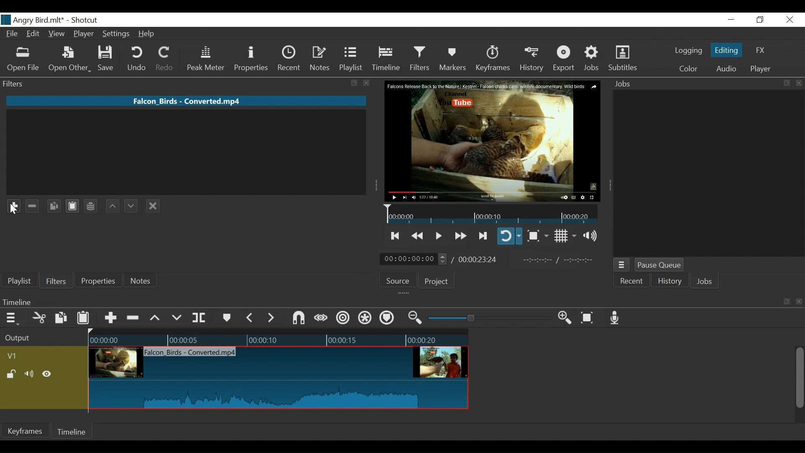 The image size is (805, 453). What do you see at coordinates (344, 319) in the screenshot?
I see `Ripple` at bounding box center [344, 319].